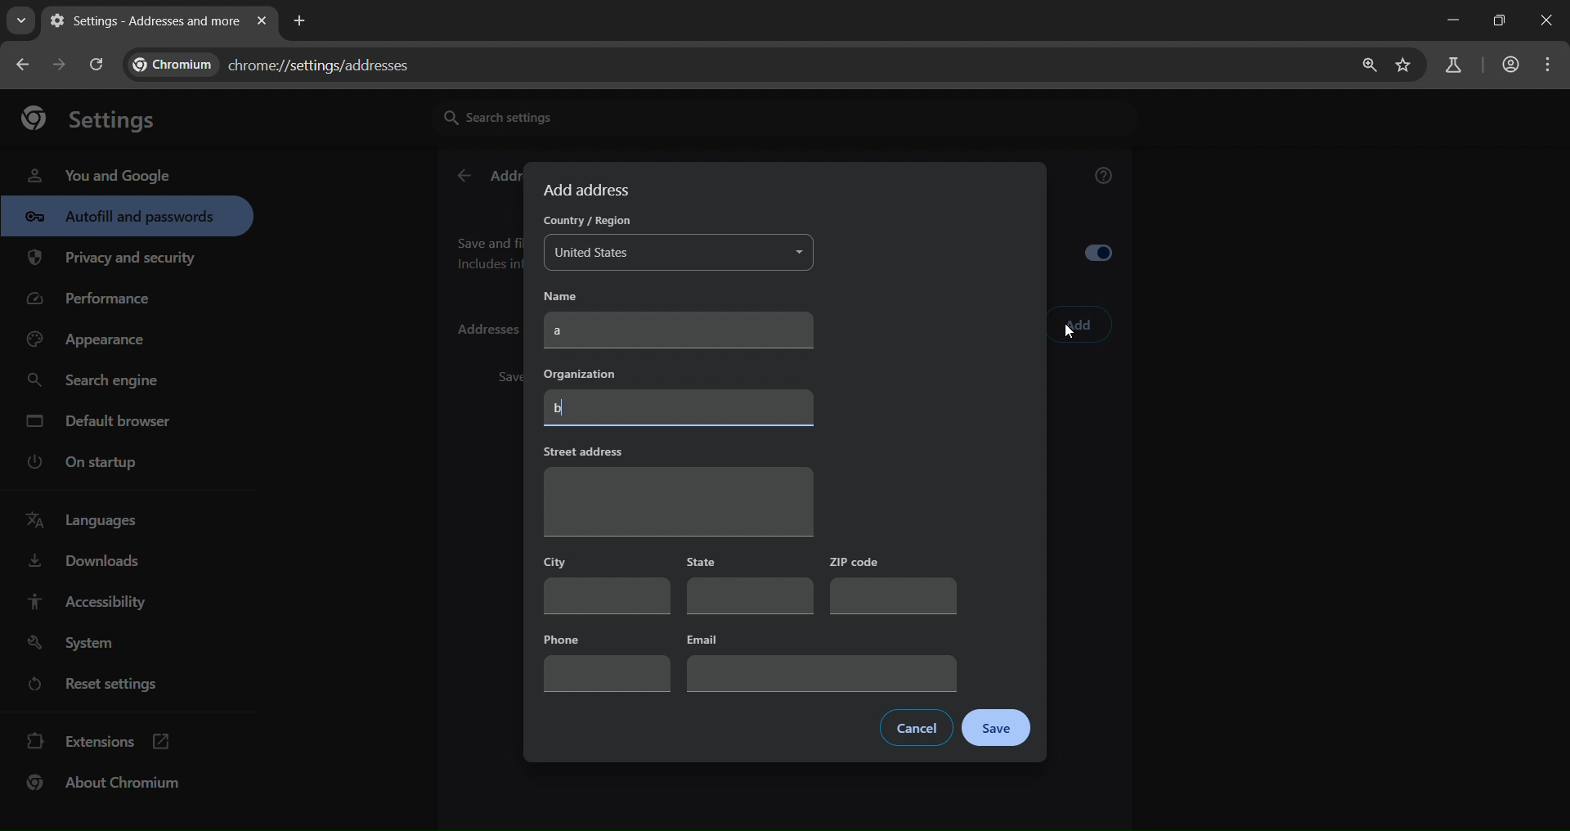  I want to click on system, so click(74, 644).